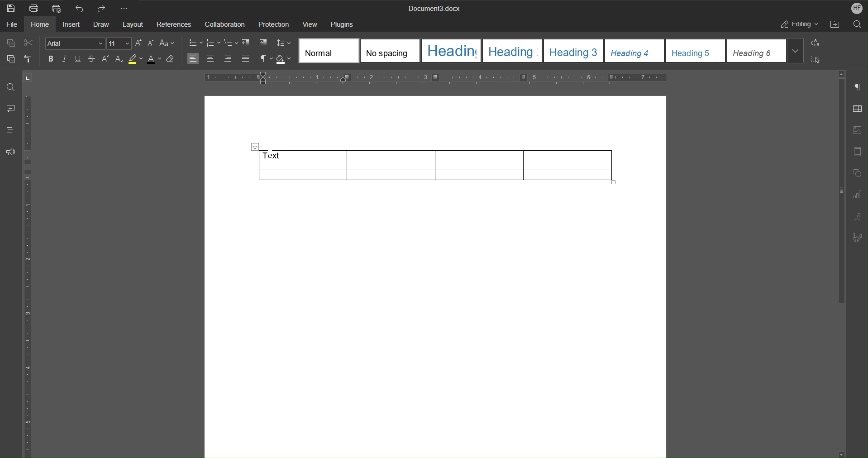  Describe the element at coordinates (79, 7) in the screenshot. I see `Undo` at that location.